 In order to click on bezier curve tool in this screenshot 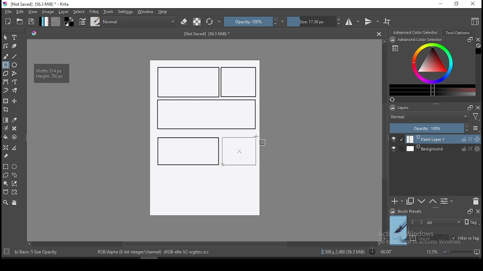, I will do `click(5, 82)`.